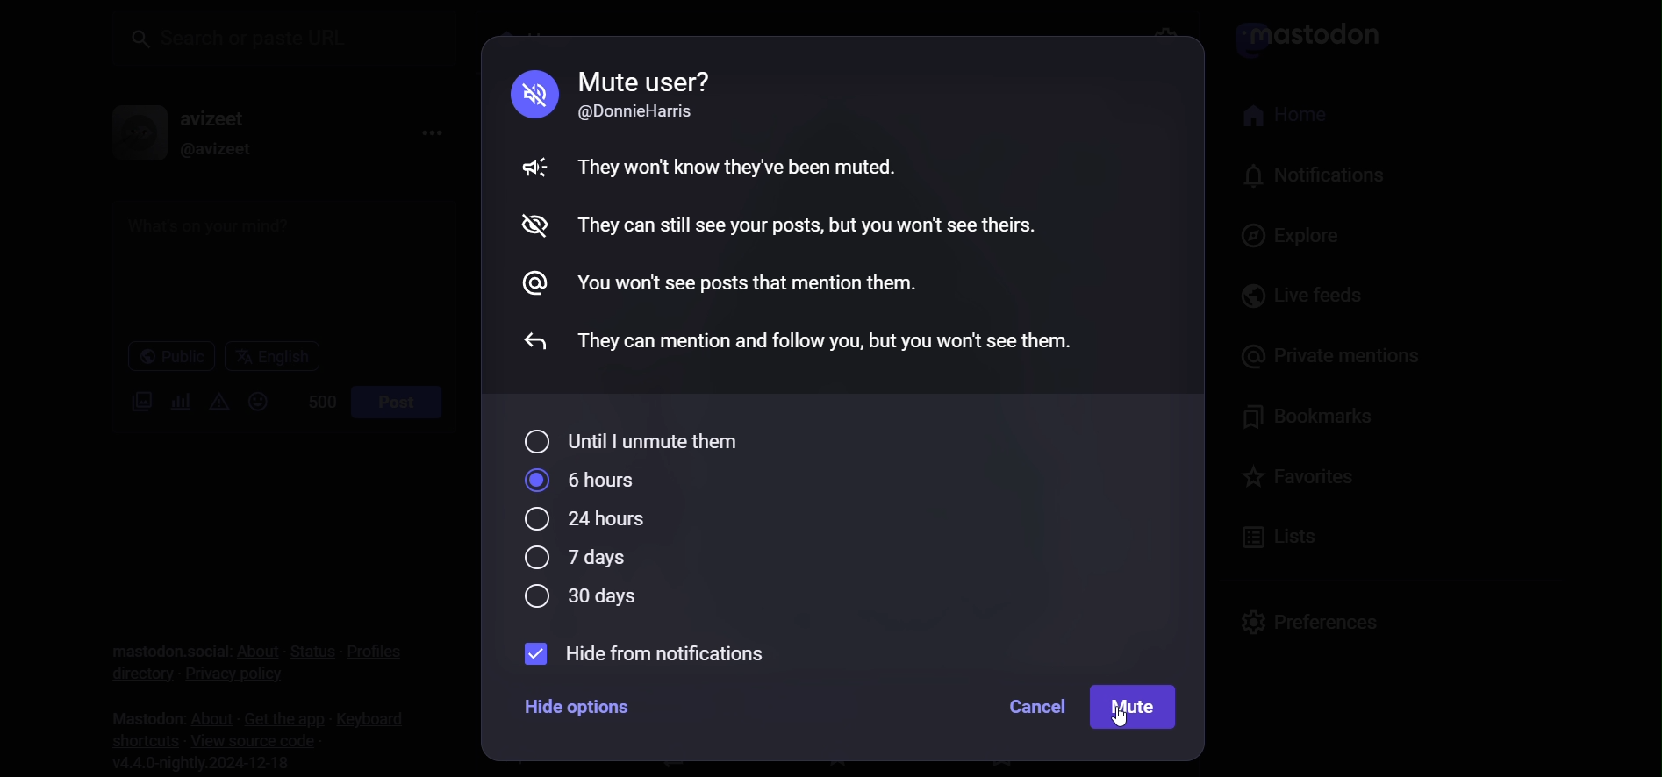 The height and width of the screenshot is (777, 1662). What do you see at coordinates (1035, 707) in the screenshot?
I see `cancel` at bounding box center [1035, 707].